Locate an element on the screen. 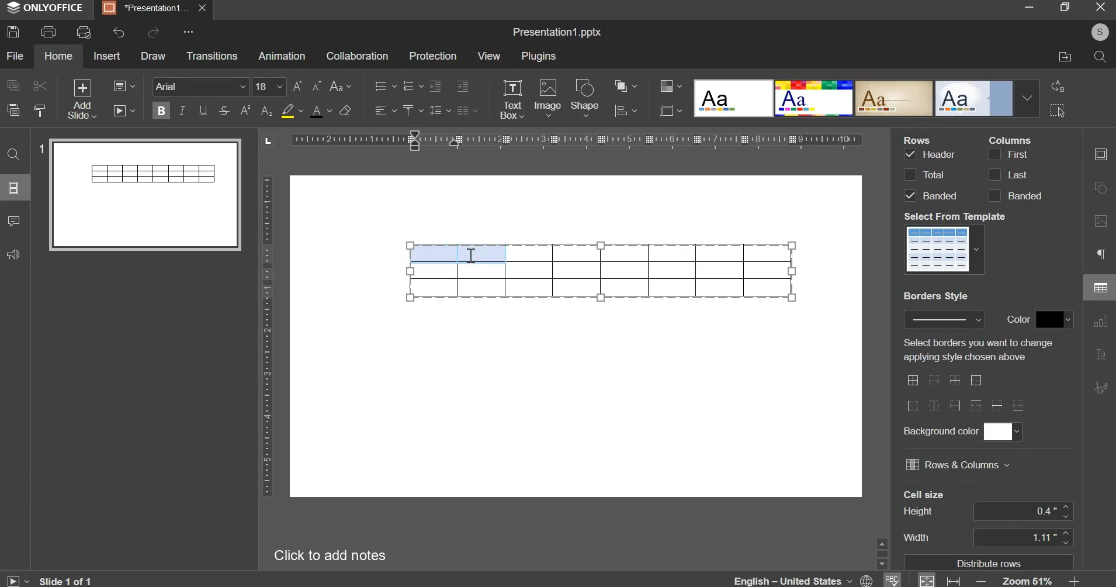  template is located at coordinates (947, 248).